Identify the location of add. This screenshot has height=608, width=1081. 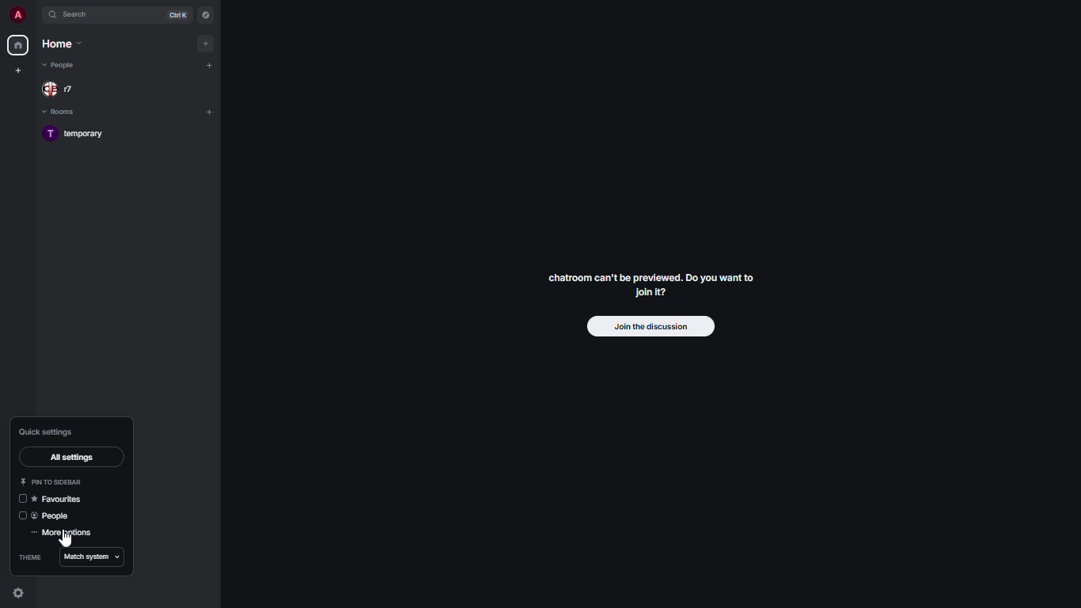
(208, 43).